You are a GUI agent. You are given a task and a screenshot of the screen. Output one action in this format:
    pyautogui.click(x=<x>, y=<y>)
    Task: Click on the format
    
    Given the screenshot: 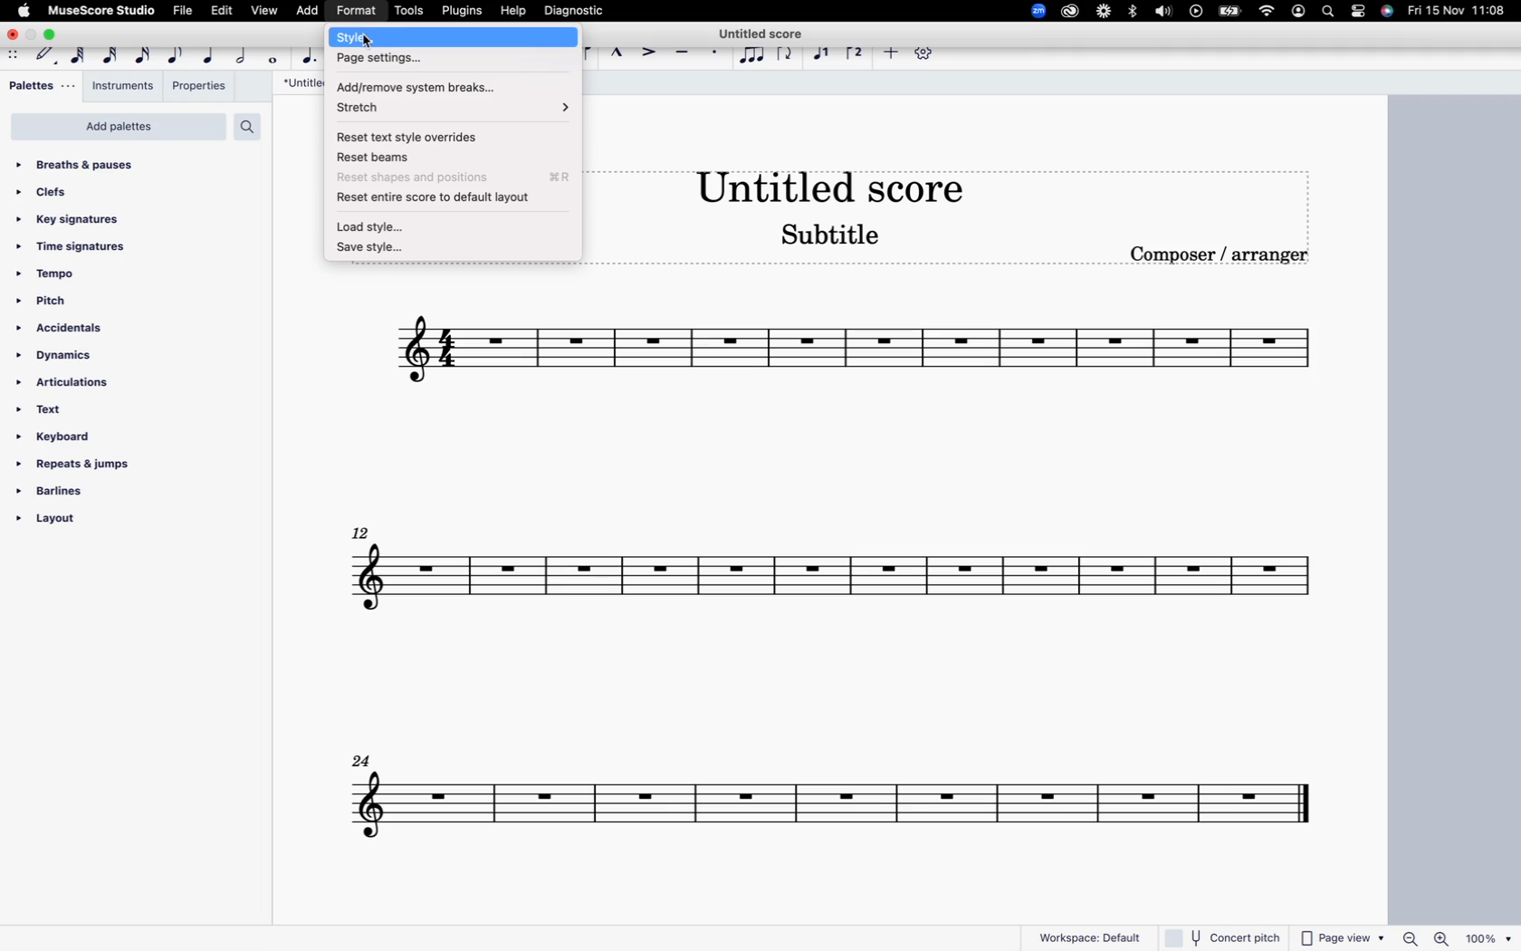 What is the action you would take?
    pyautogui.click(x=357, y=13)
    